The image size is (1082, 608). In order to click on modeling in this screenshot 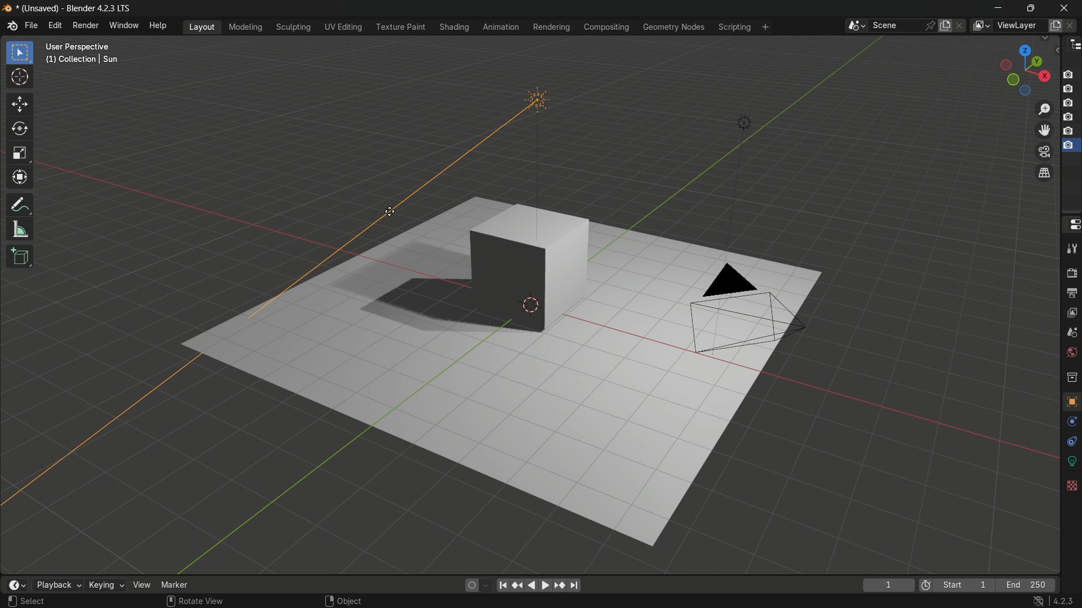, I will do `click(245, 26)`.